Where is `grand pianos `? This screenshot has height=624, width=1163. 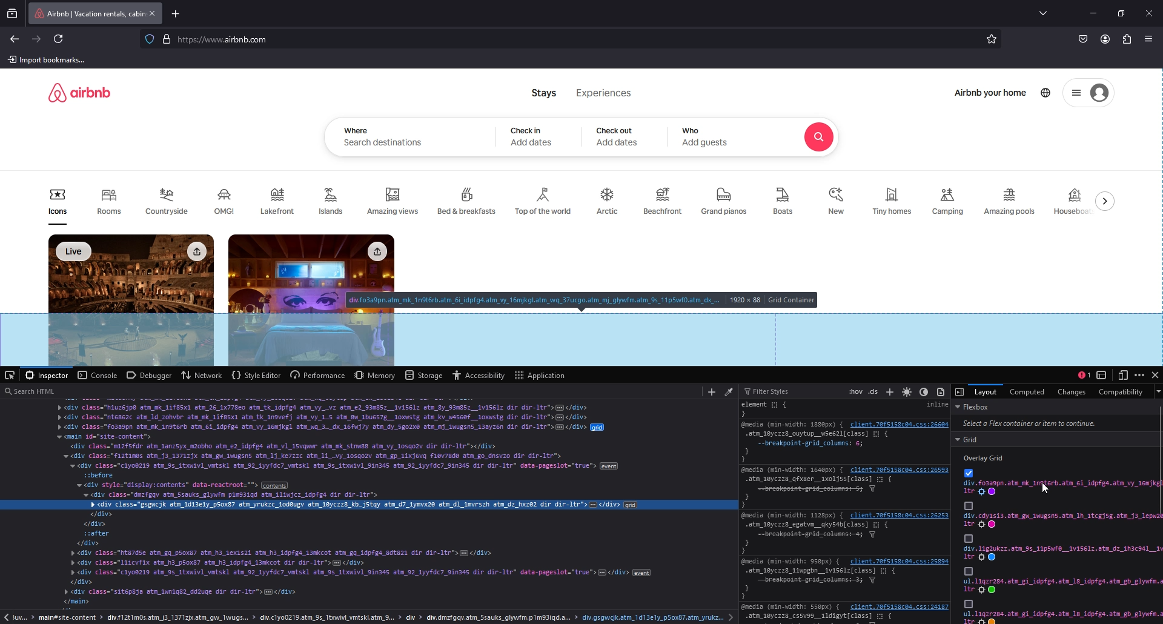
grand pianos  is located at coordinates (723, 202).